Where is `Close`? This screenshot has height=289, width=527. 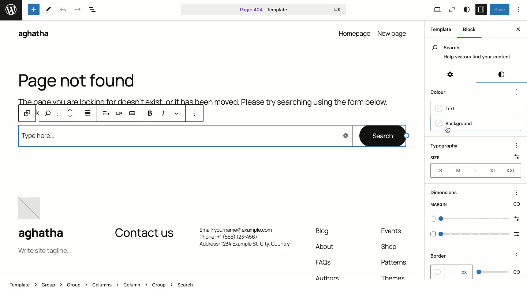 Close is located at coordinates (519, 30).